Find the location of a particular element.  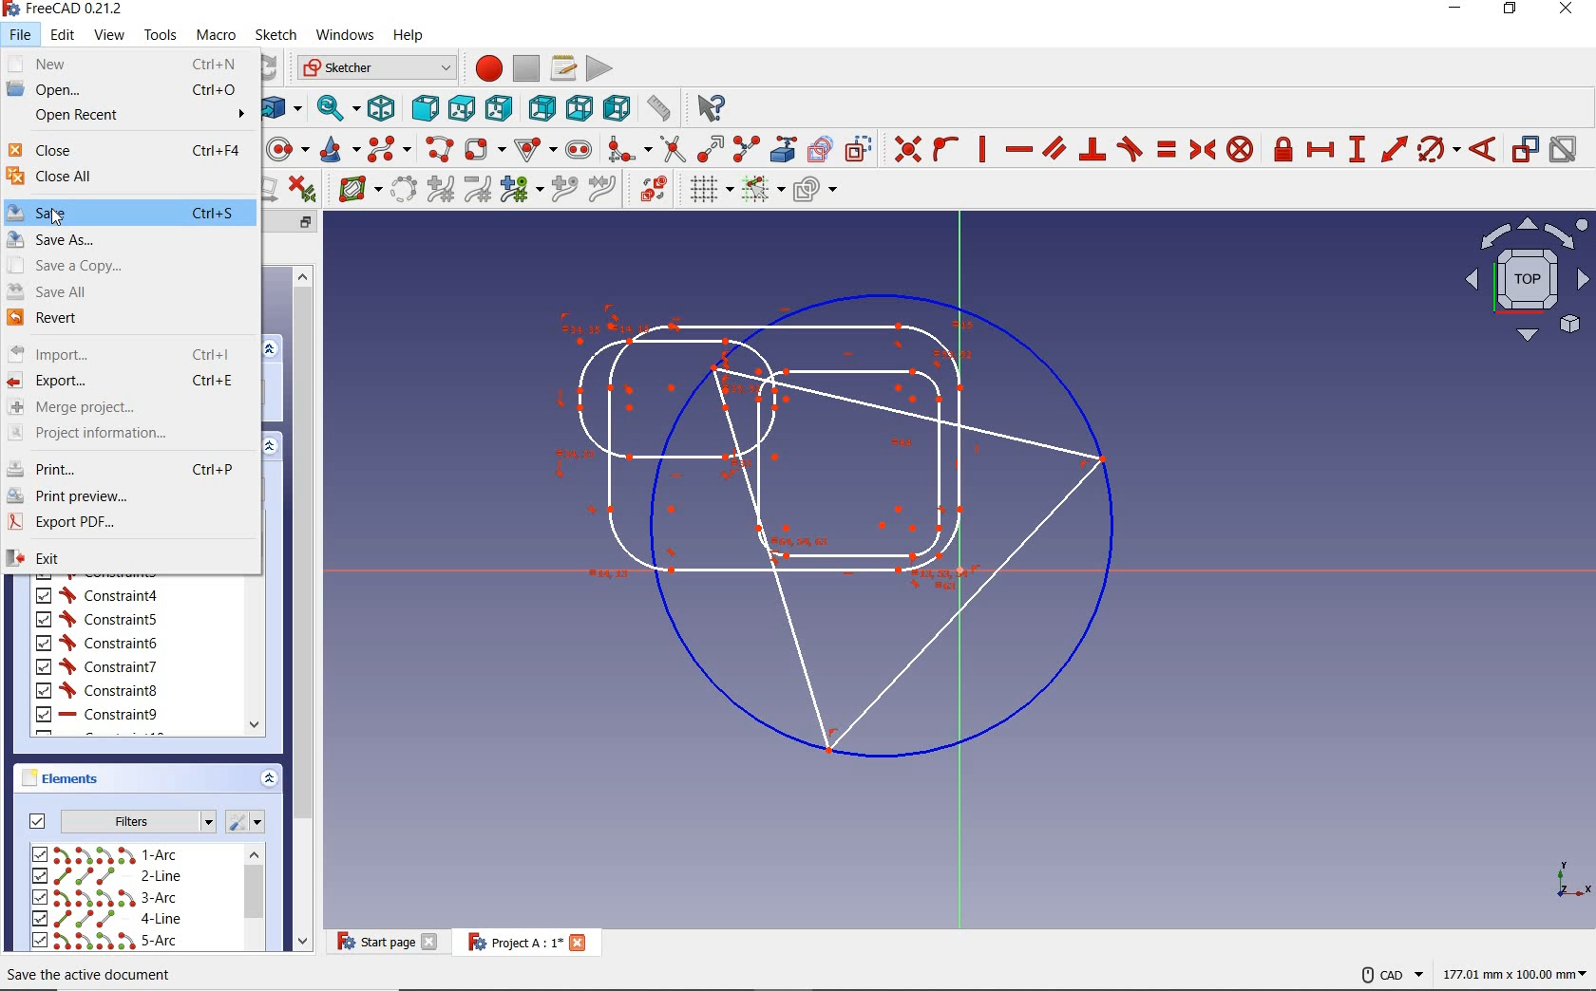

open is located at coordinates (128, 90).